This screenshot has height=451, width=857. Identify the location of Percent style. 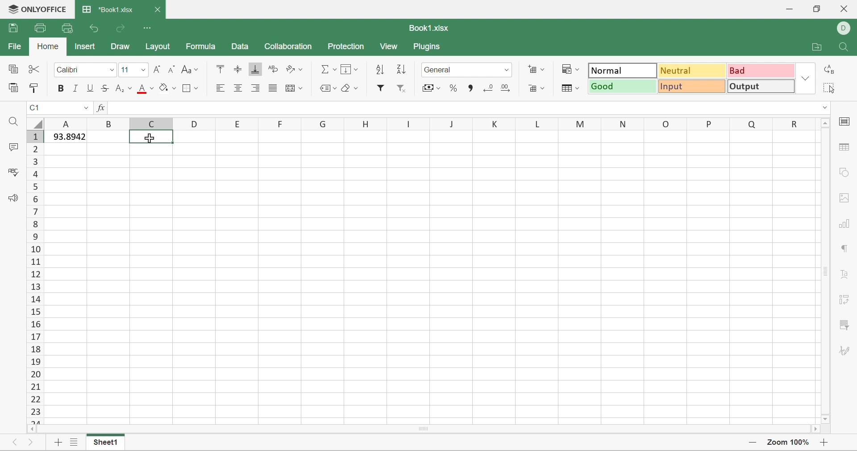
(454, 89).